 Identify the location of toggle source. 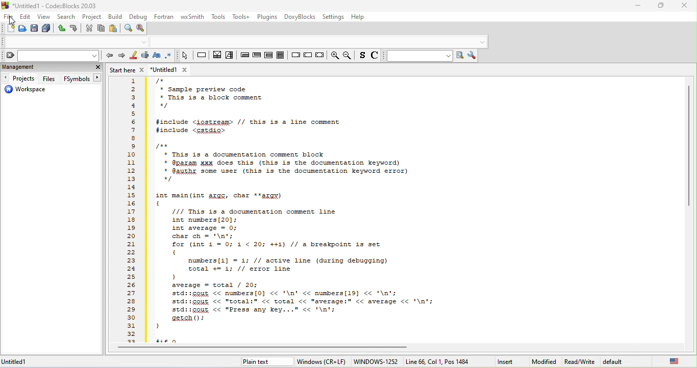
(375, 57).